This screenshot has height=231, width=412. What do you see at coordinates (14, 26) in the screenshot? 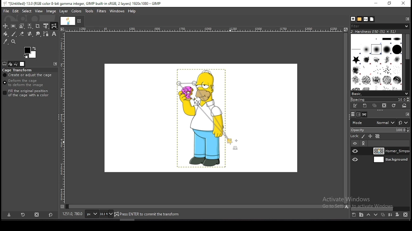
I see `rectangle select tool` at bounding box center [14, 26].